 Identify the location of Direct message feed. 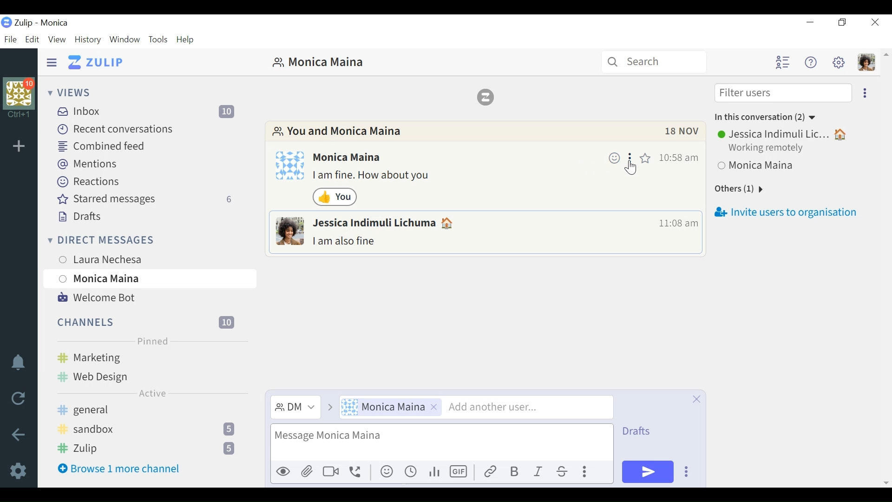
(211, 240).